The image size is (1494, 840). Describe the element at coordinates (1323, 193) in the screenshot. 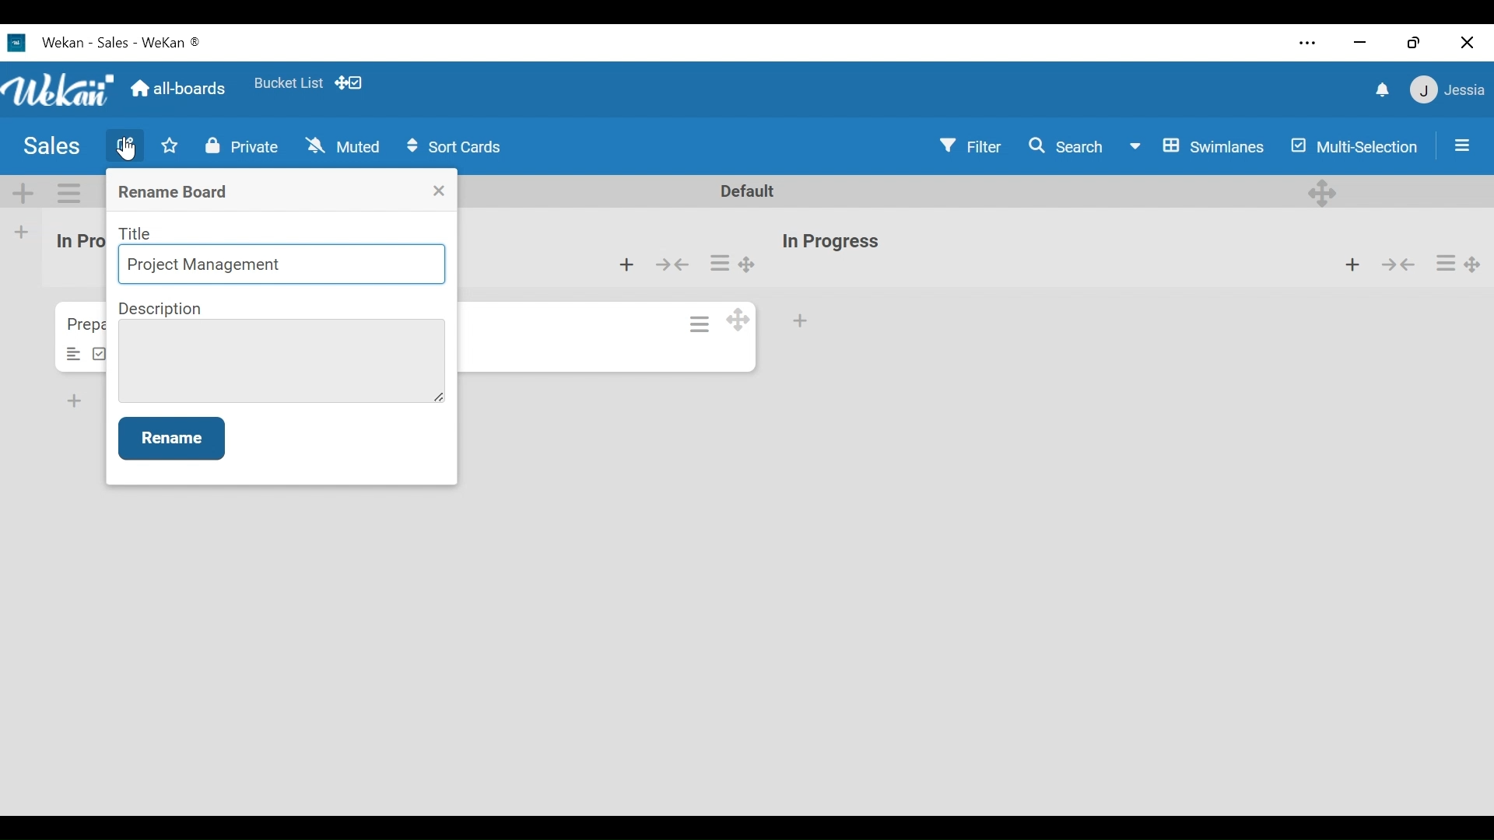

I see `desktop drag handles` at that location.